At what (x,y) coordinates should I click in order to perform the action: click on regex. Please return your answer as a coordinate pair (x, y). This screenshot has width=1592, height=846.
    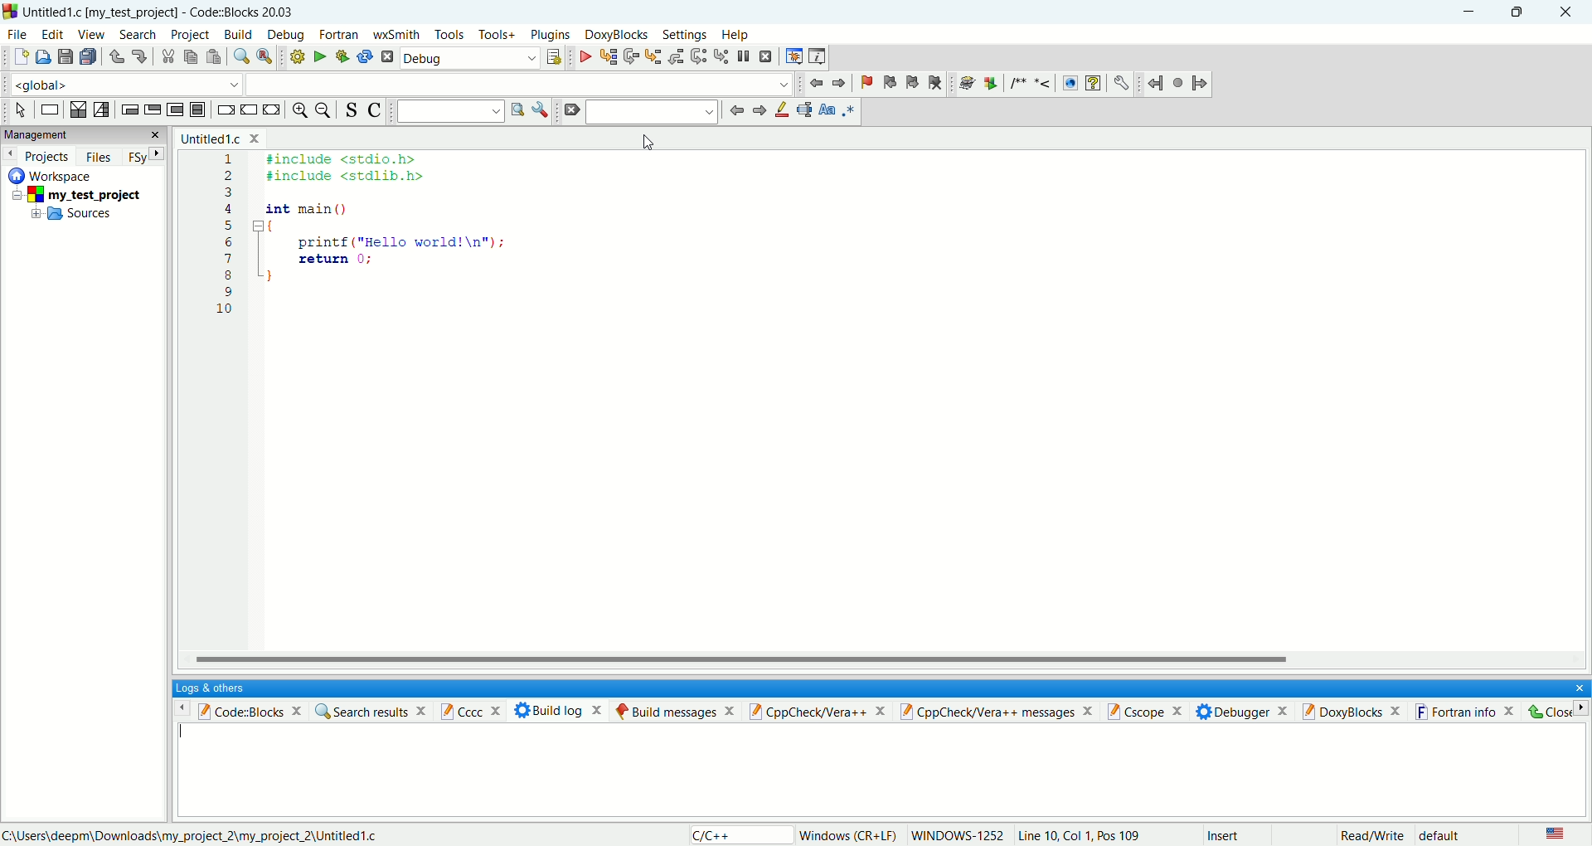
    Looking at the image, I should click on (850, 109).